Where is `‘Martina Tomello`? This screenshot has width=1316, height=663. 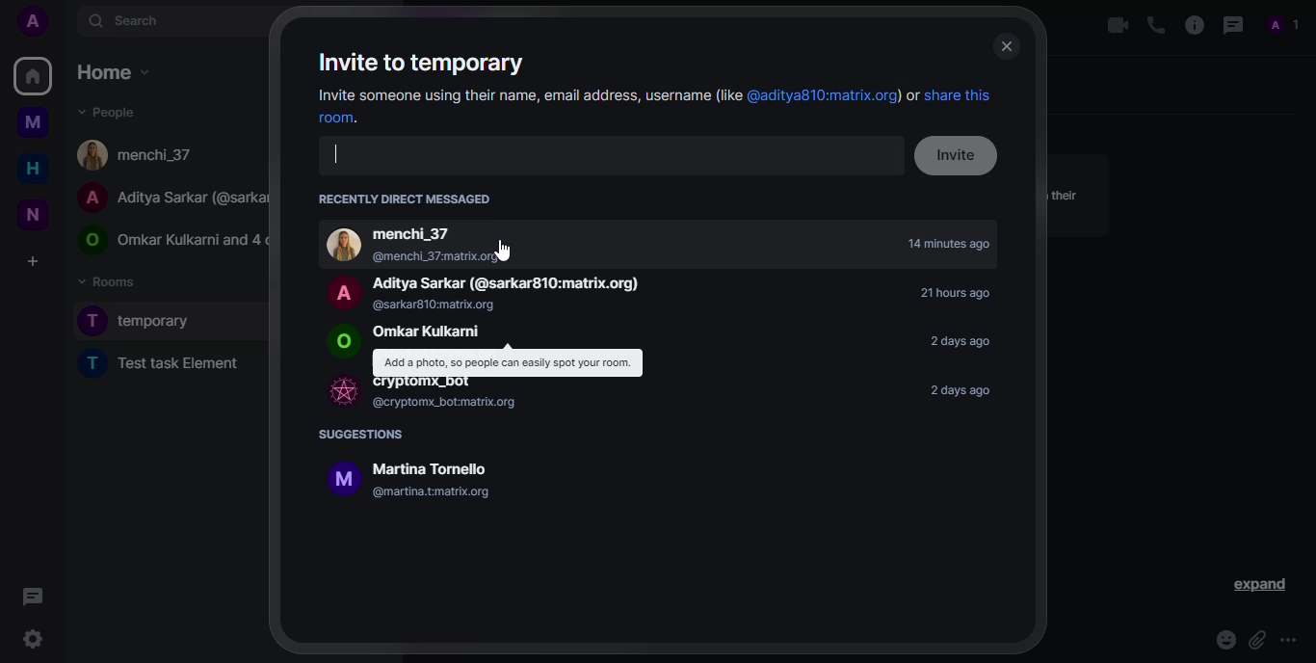
‘Martina Tomello is located at coordinates (428, 468).